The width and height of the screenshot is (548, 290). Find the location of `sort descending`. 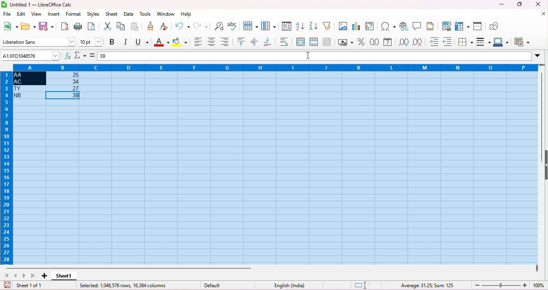

sort descending is located at coordinates (313, 25).